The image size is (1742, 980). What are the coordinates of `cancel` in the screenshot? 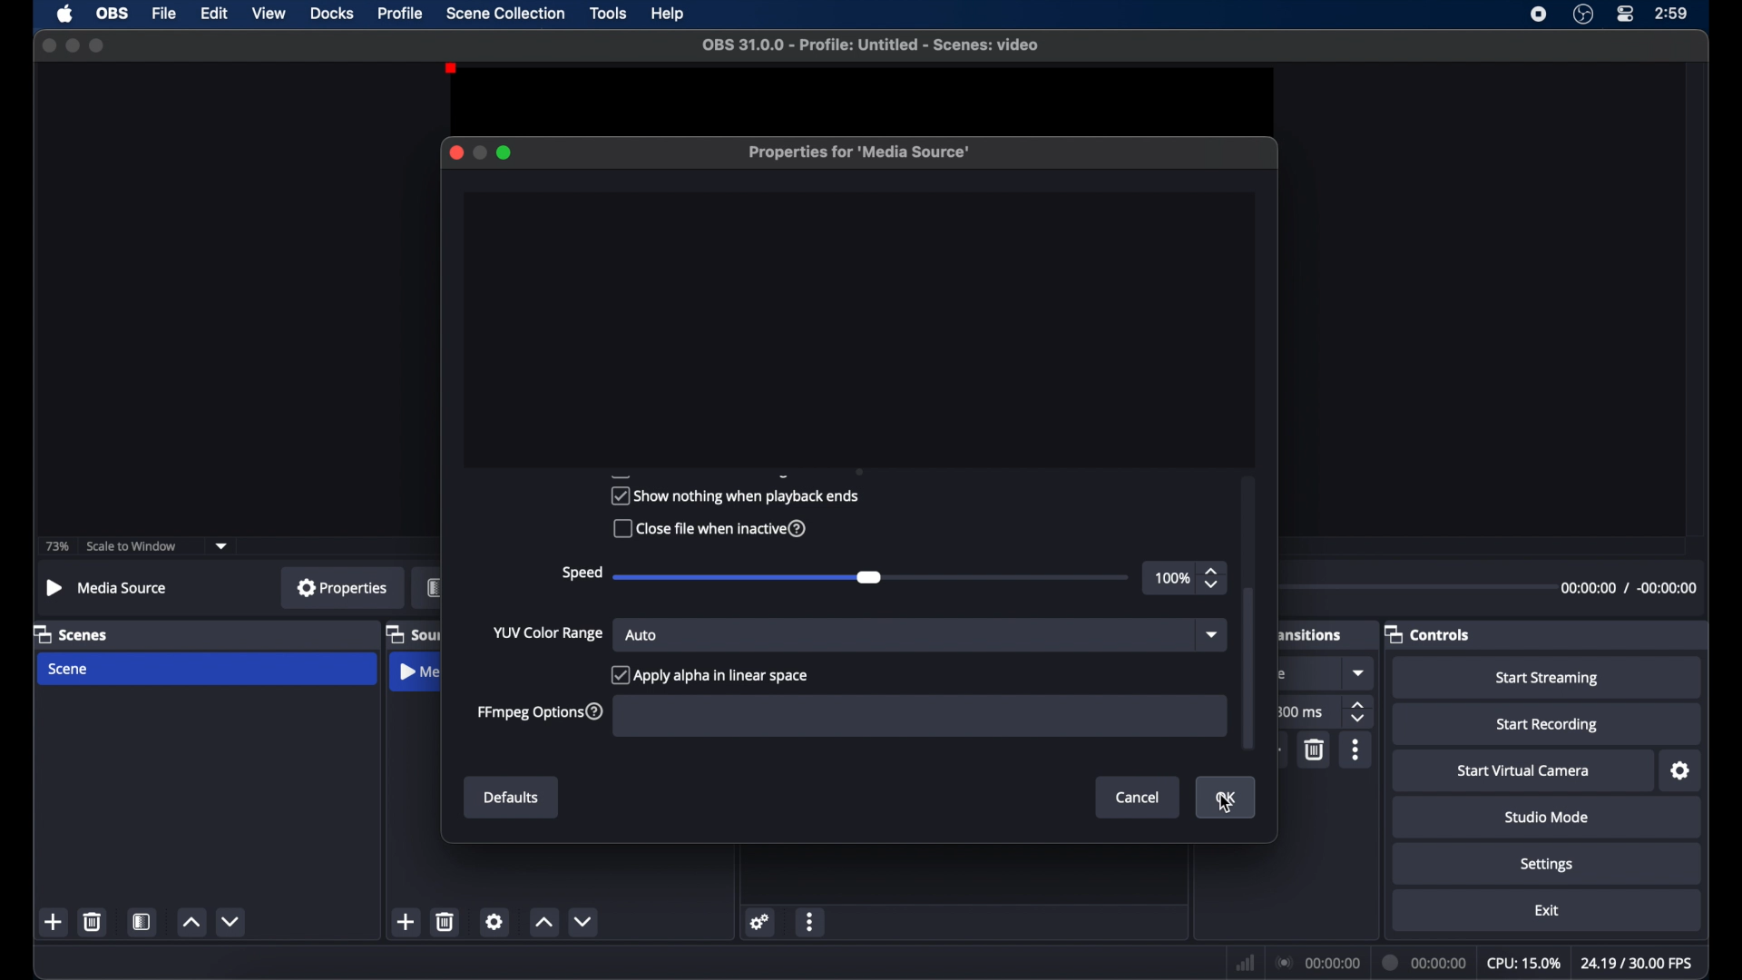 It's located at (1139, 799).